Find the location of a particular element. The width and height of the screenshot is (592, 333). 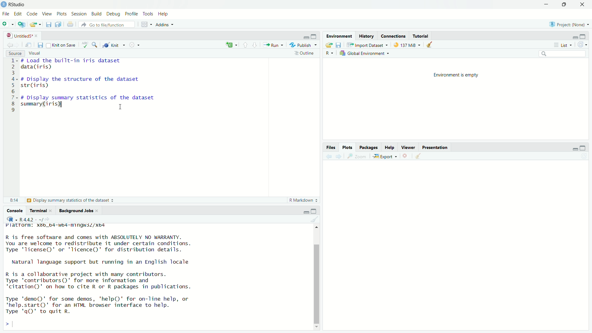

Next plot is located at coordinates (338, 156).